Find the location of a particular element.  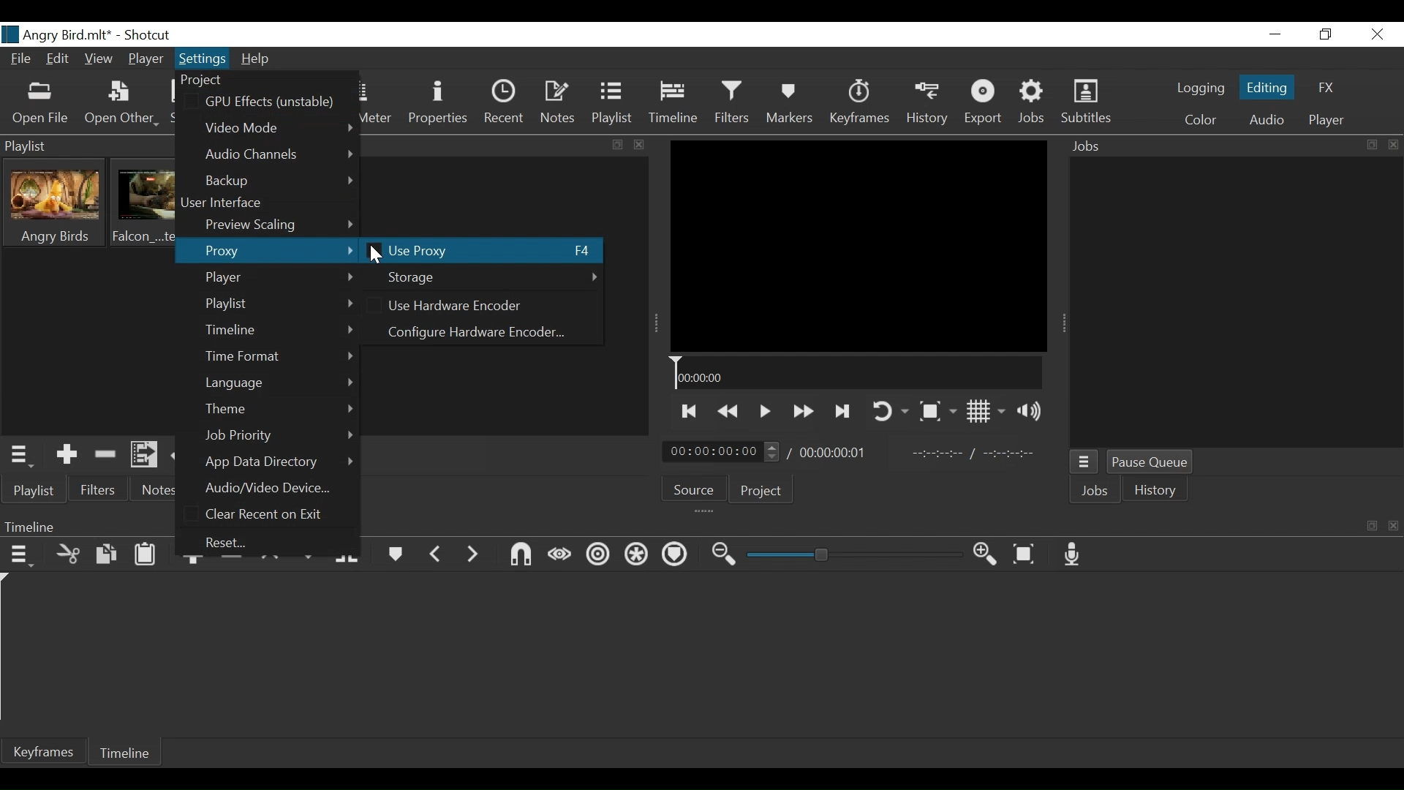

Save is located at coordinates (175, 105).